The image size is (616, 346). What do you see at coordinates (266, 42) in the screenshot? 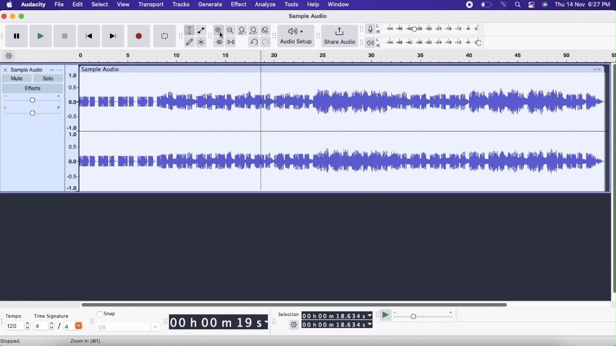
I see `Redo` at bounding box center [266, 42].